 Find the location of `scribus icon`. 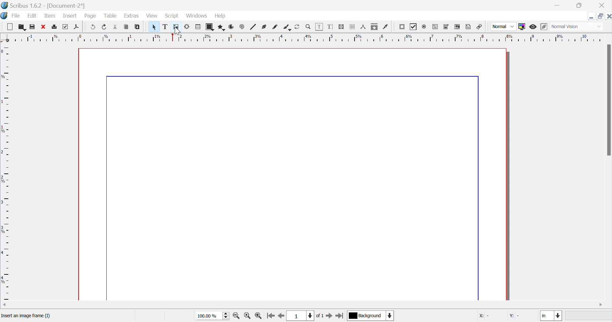

scribus icon is located at coordinates (4, 15).